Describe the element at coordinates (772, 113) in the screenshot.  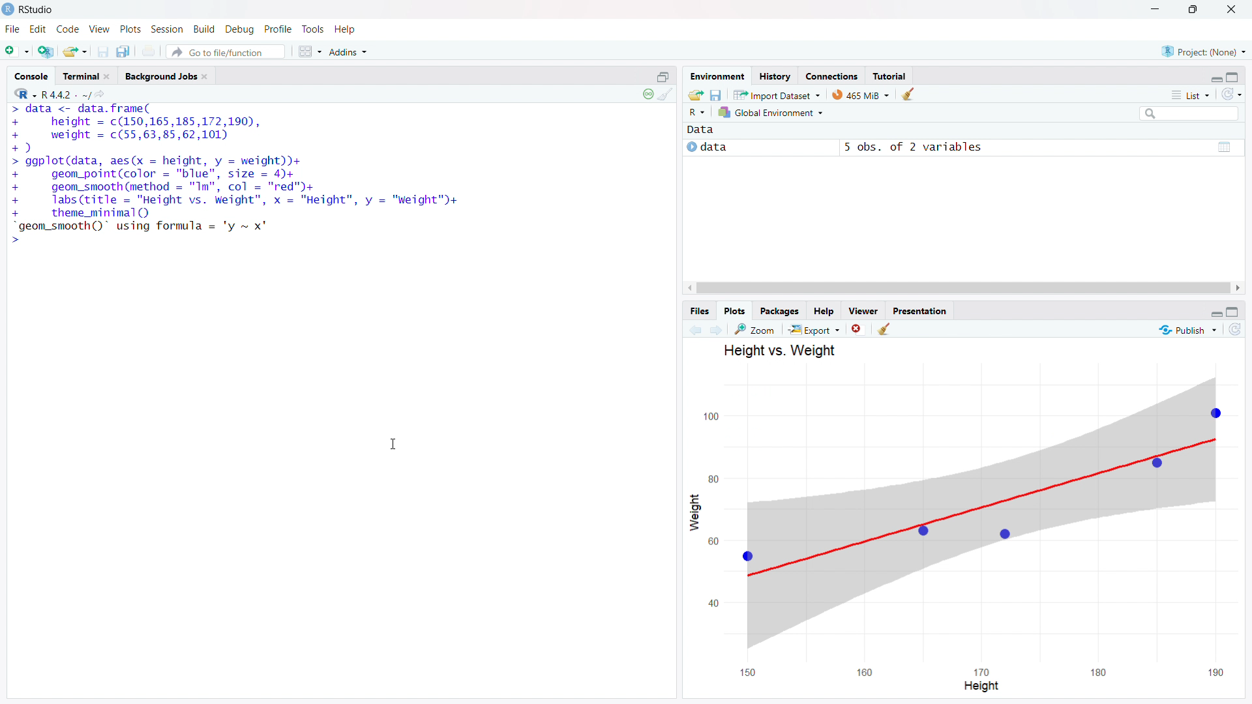
I see `select environment` at that location.